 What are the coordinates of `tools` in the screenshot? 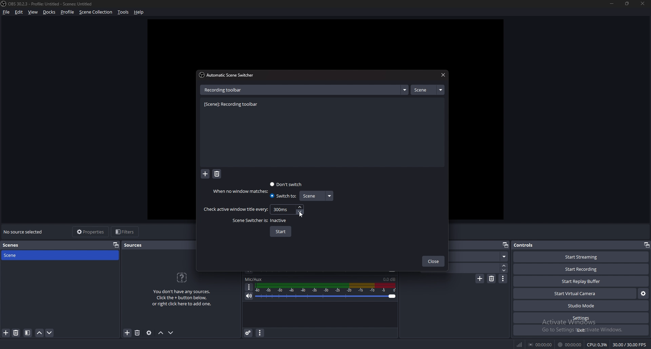 It's located at (123, 12).